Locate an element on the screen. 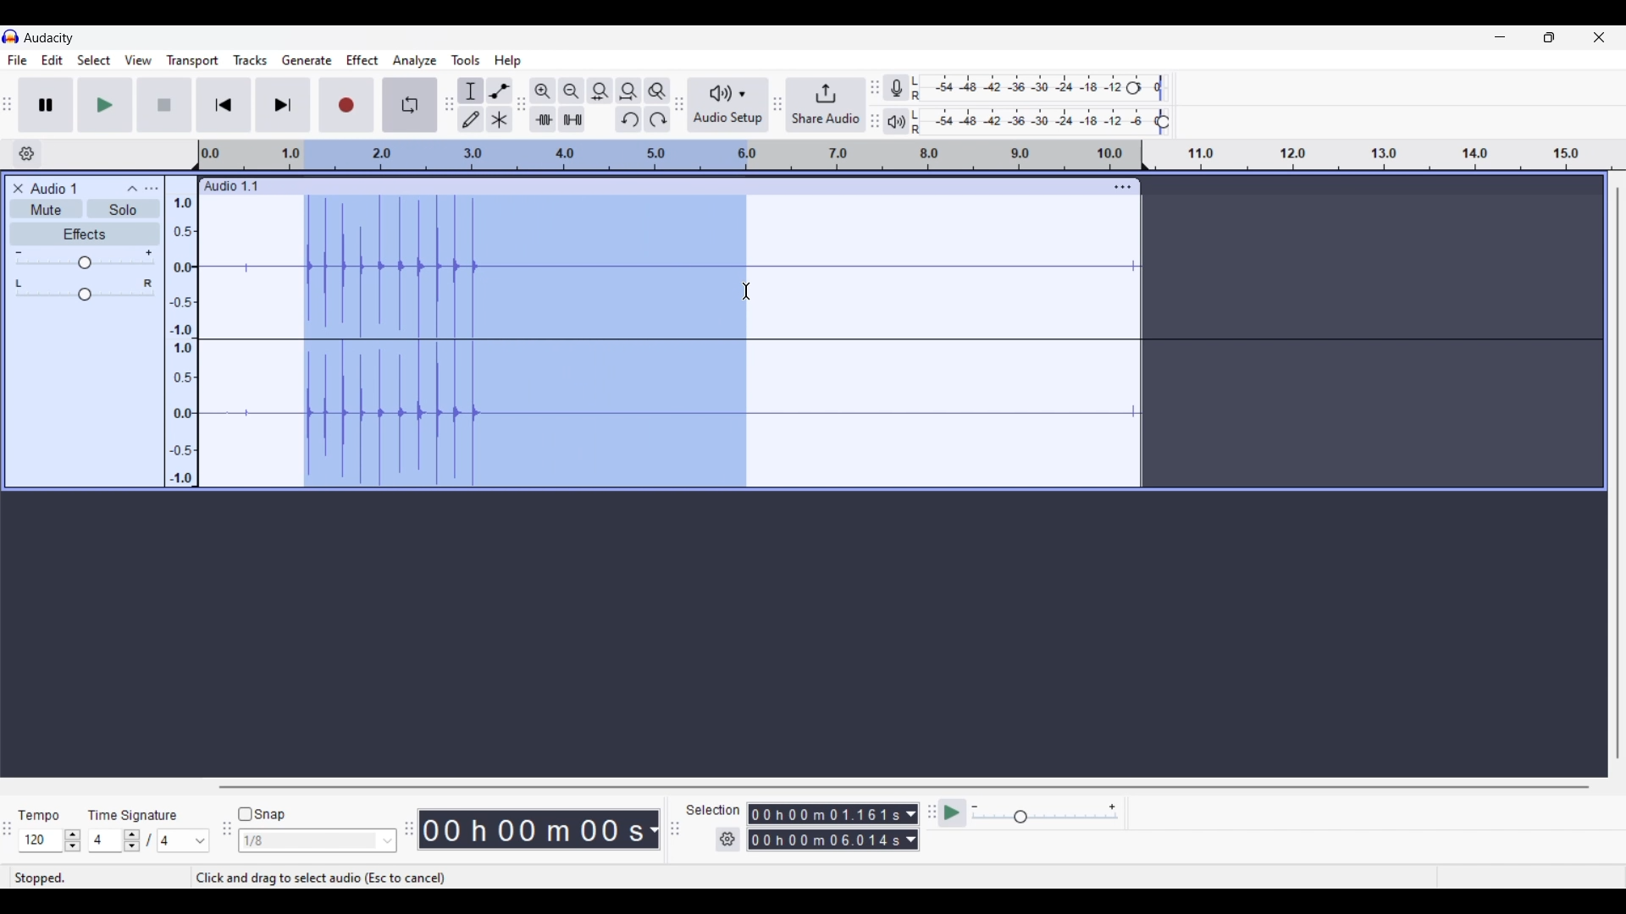 The image size is (1626, 914). Stop is located at coordinates (165, 105).